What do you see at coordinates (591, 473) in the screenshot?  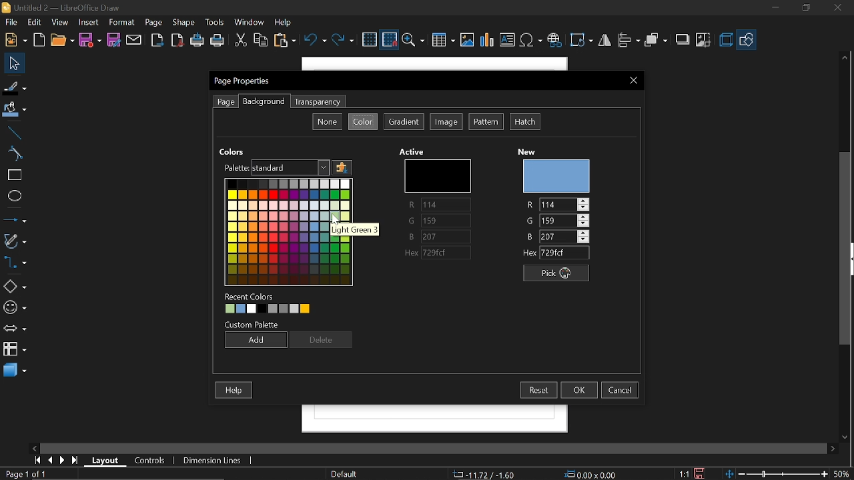 I see `Position` at bounding box center [591, 473].